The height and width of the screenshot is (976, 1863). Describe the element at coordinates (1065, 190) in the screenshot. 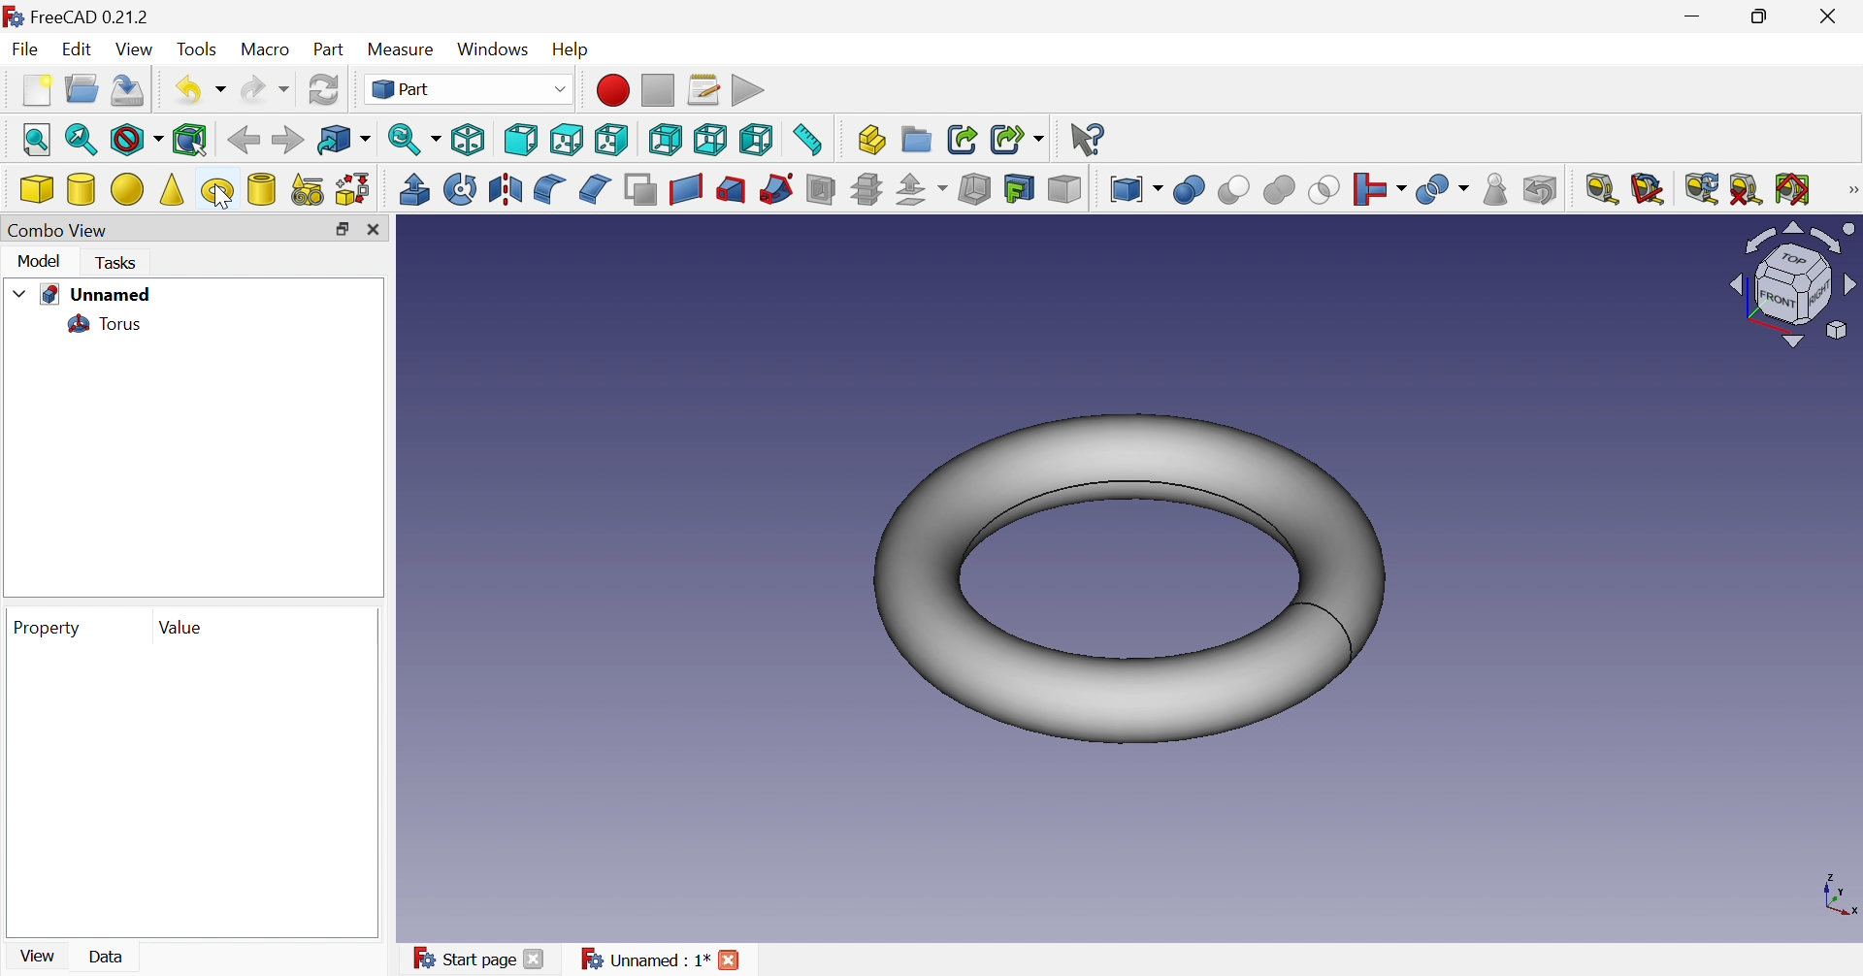

I see `Color per face` at that location.